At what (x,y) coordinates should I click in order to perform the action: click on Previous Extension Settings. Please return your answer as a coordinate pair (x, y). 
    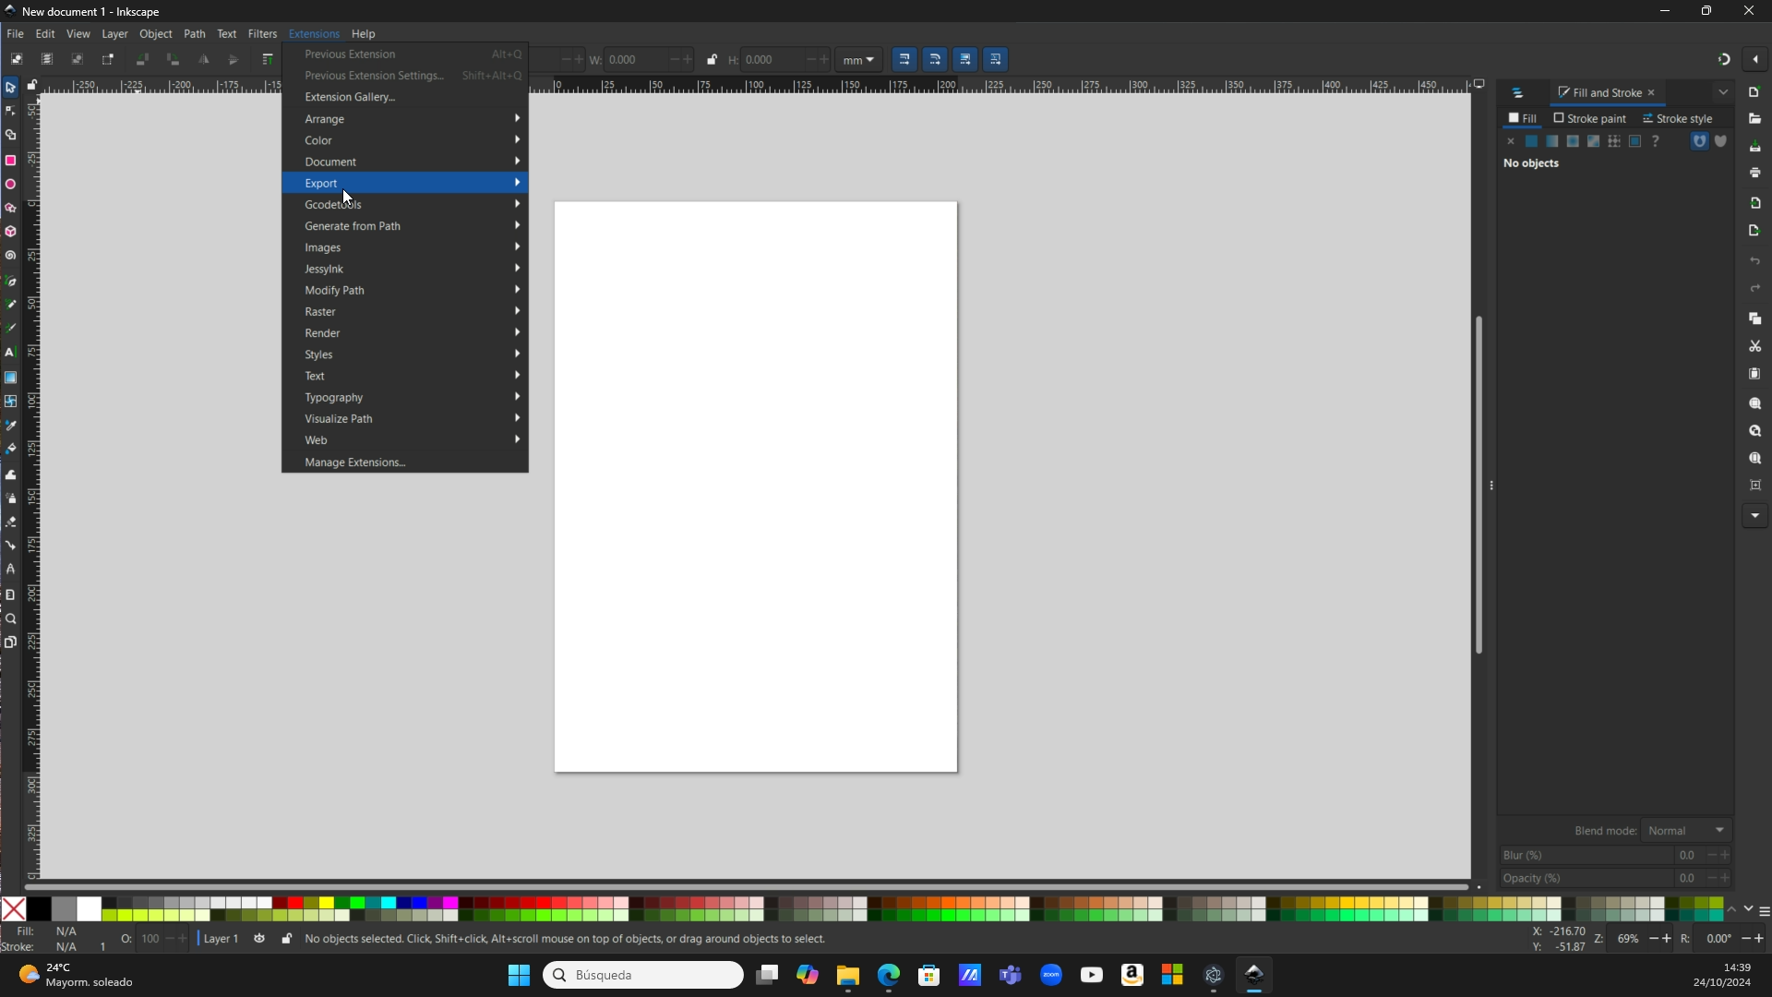
    Looking at the image, I should click on (412, 77).